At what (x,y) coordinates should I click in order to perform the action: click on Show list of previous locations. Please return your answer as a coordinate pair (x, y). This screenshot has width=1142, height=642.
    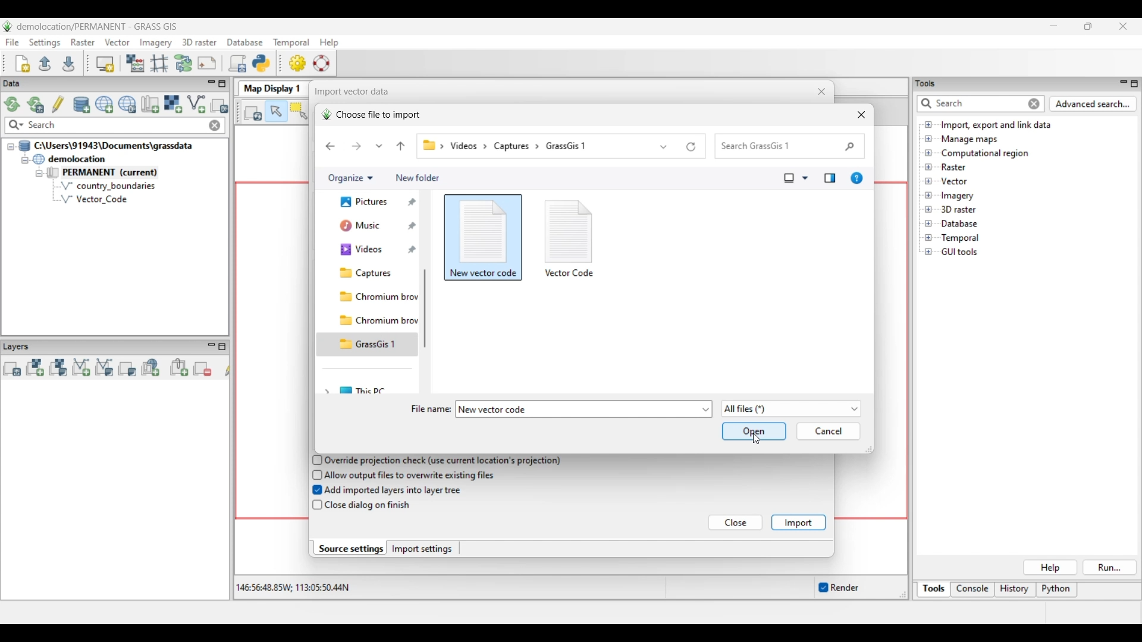
    Looking at the image, I should click on (664, 146).